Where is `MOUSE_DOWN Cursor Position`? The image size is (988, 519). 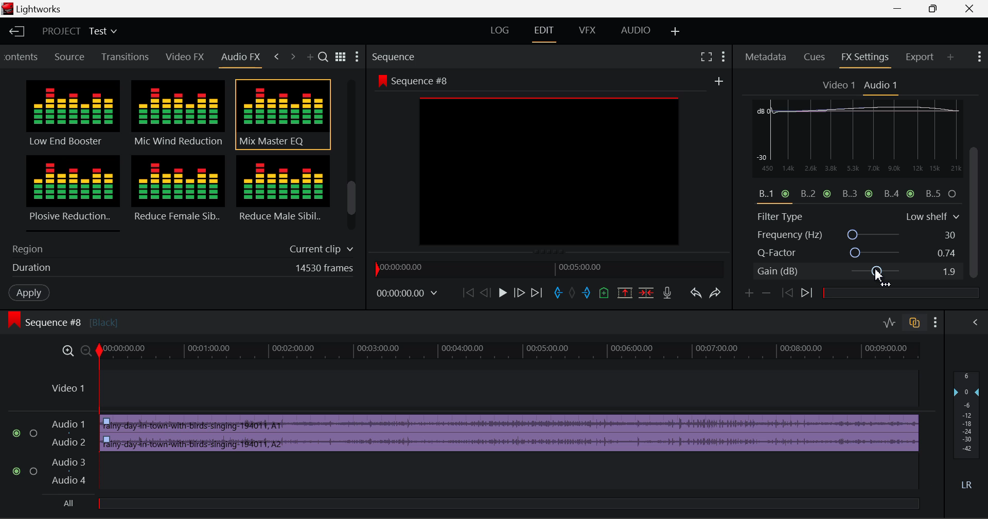 MOUSE_DOWN Cursor Position is located at coordinates (881, 275).